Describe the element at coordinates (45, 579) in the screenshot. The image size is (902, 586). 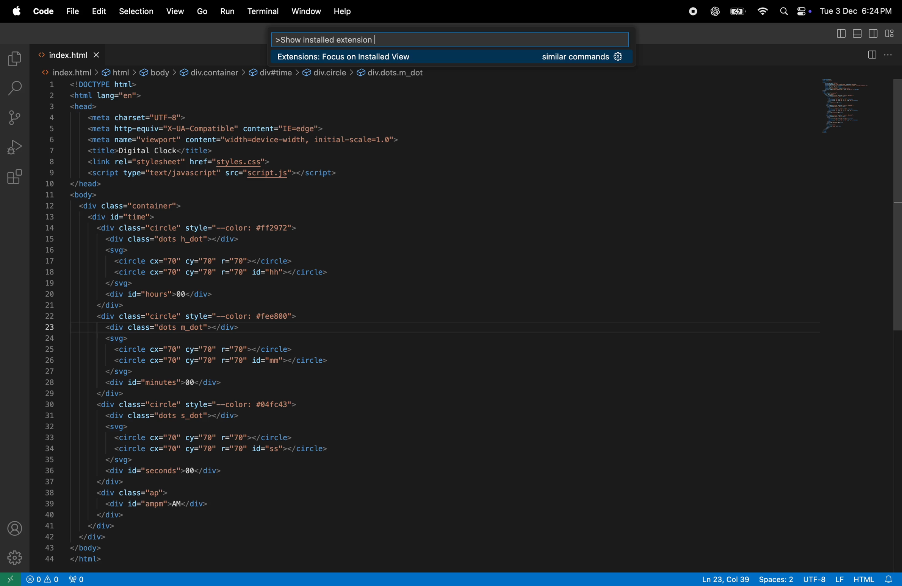
I see `no problems` at that location.